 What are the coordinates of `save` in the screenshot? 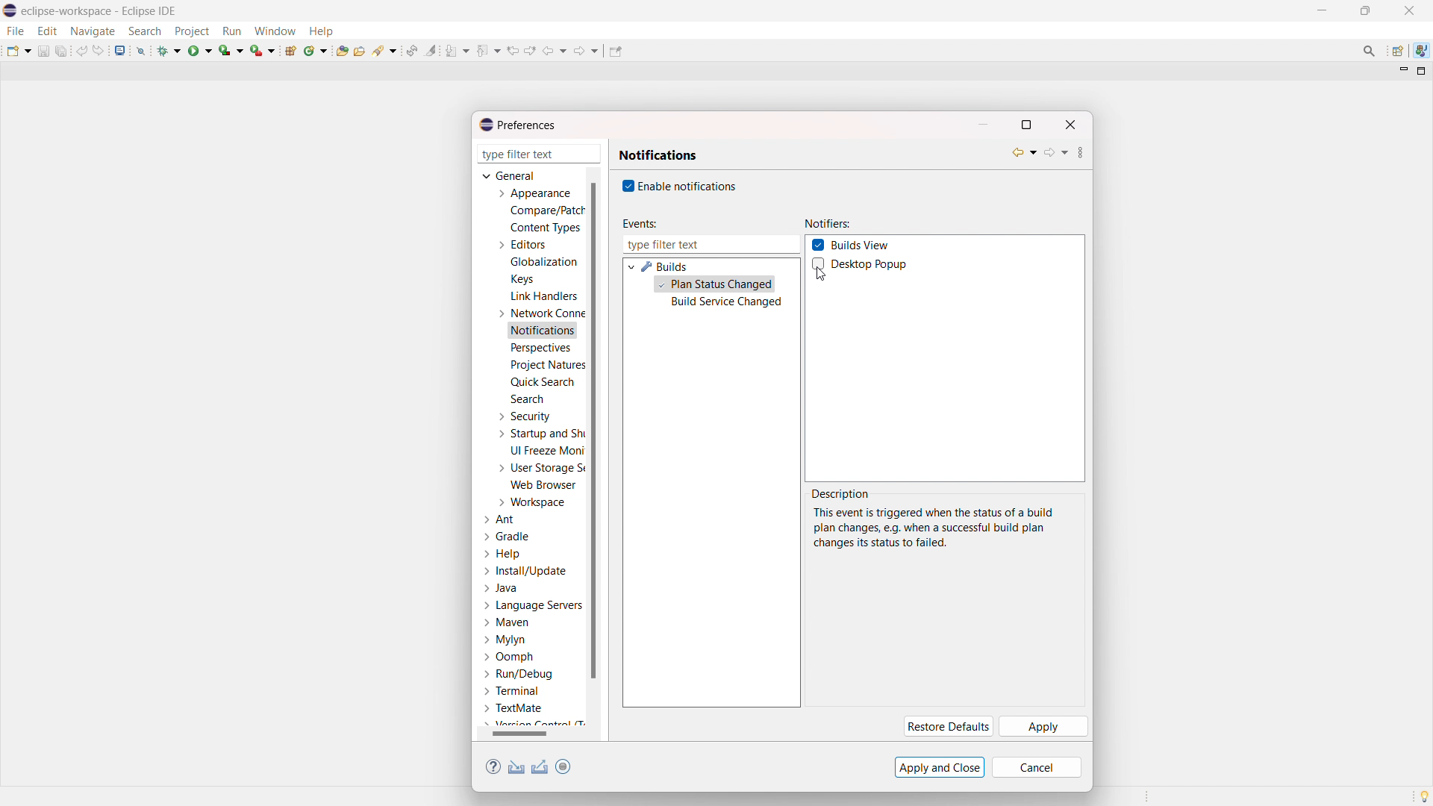 It's located at (43, 51).